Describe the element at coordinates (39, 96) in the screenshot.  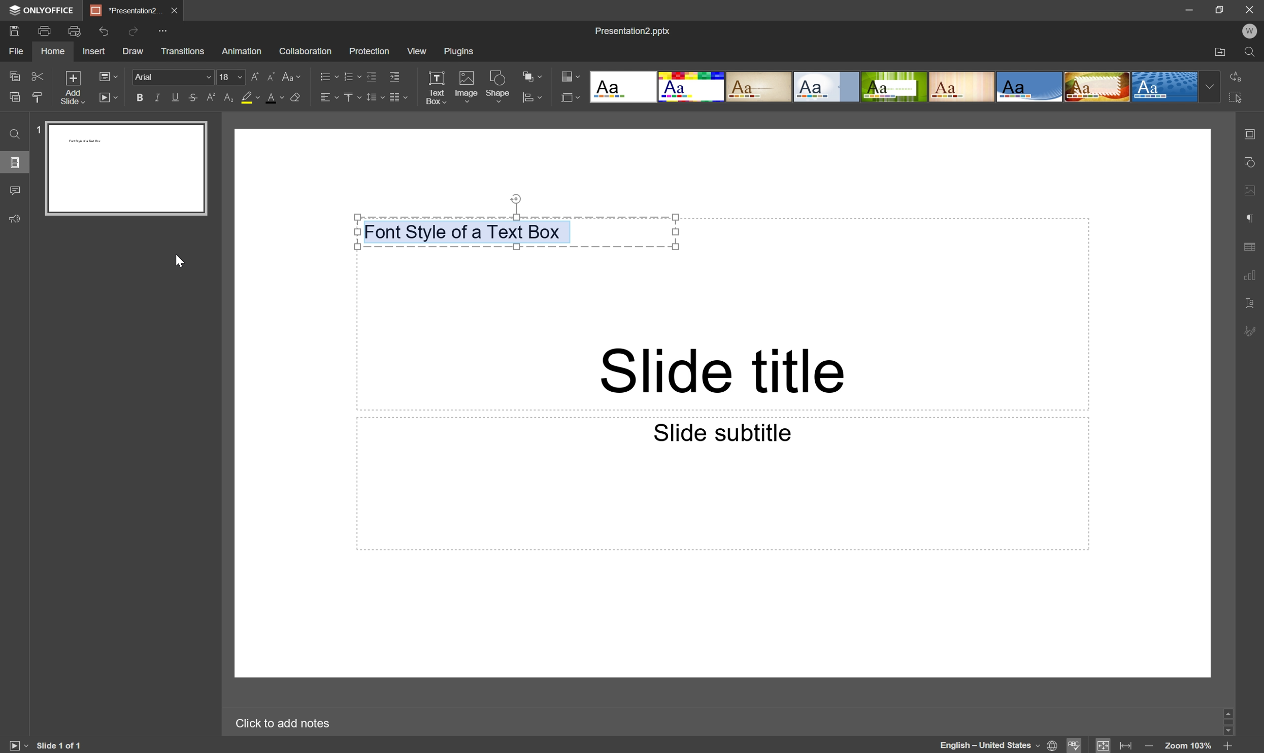
I see `Paste Style` at that location.